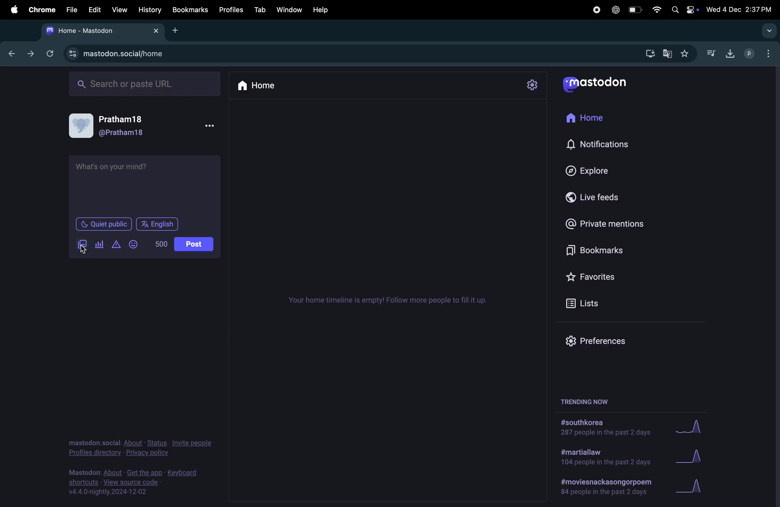 The height and width of the screenshot is (507, 780). Describe the element at coordinates (609, 486) in the screenshot. I see `#moviessnackand poem` at that location.